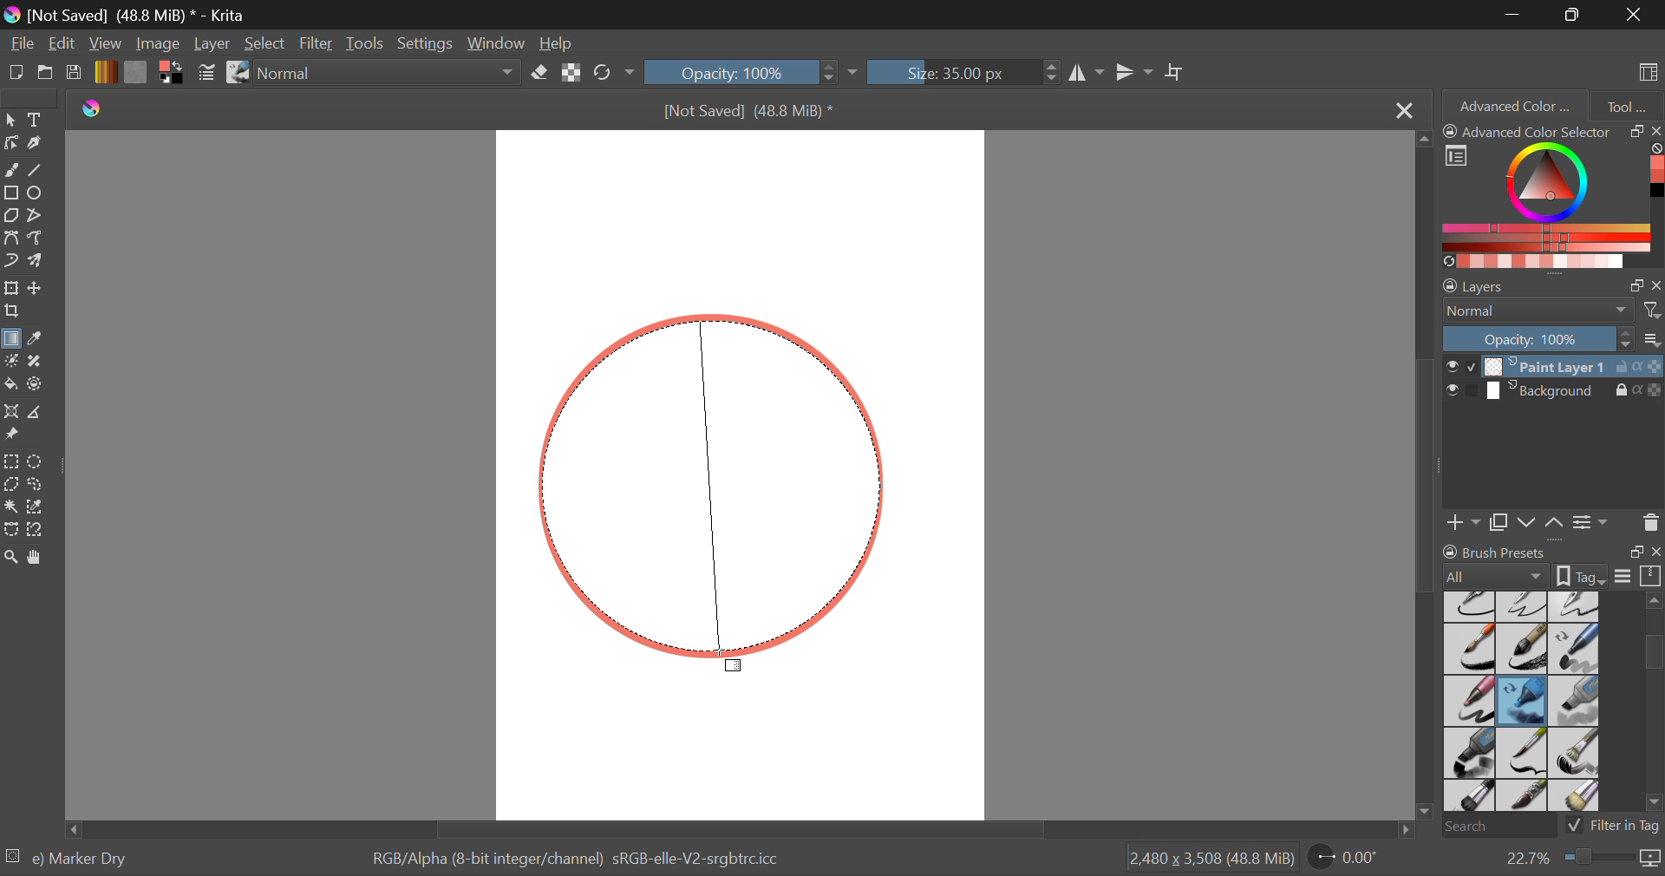 This screenshot has height=876, width=1665. I want to click on Close, so click(1402, 111).